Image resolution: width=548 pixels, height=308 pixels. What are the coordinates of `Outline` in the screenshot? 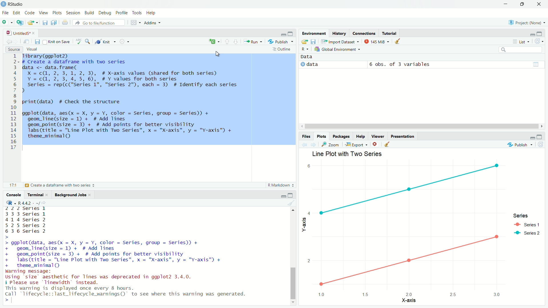 It's located at (281, 49).